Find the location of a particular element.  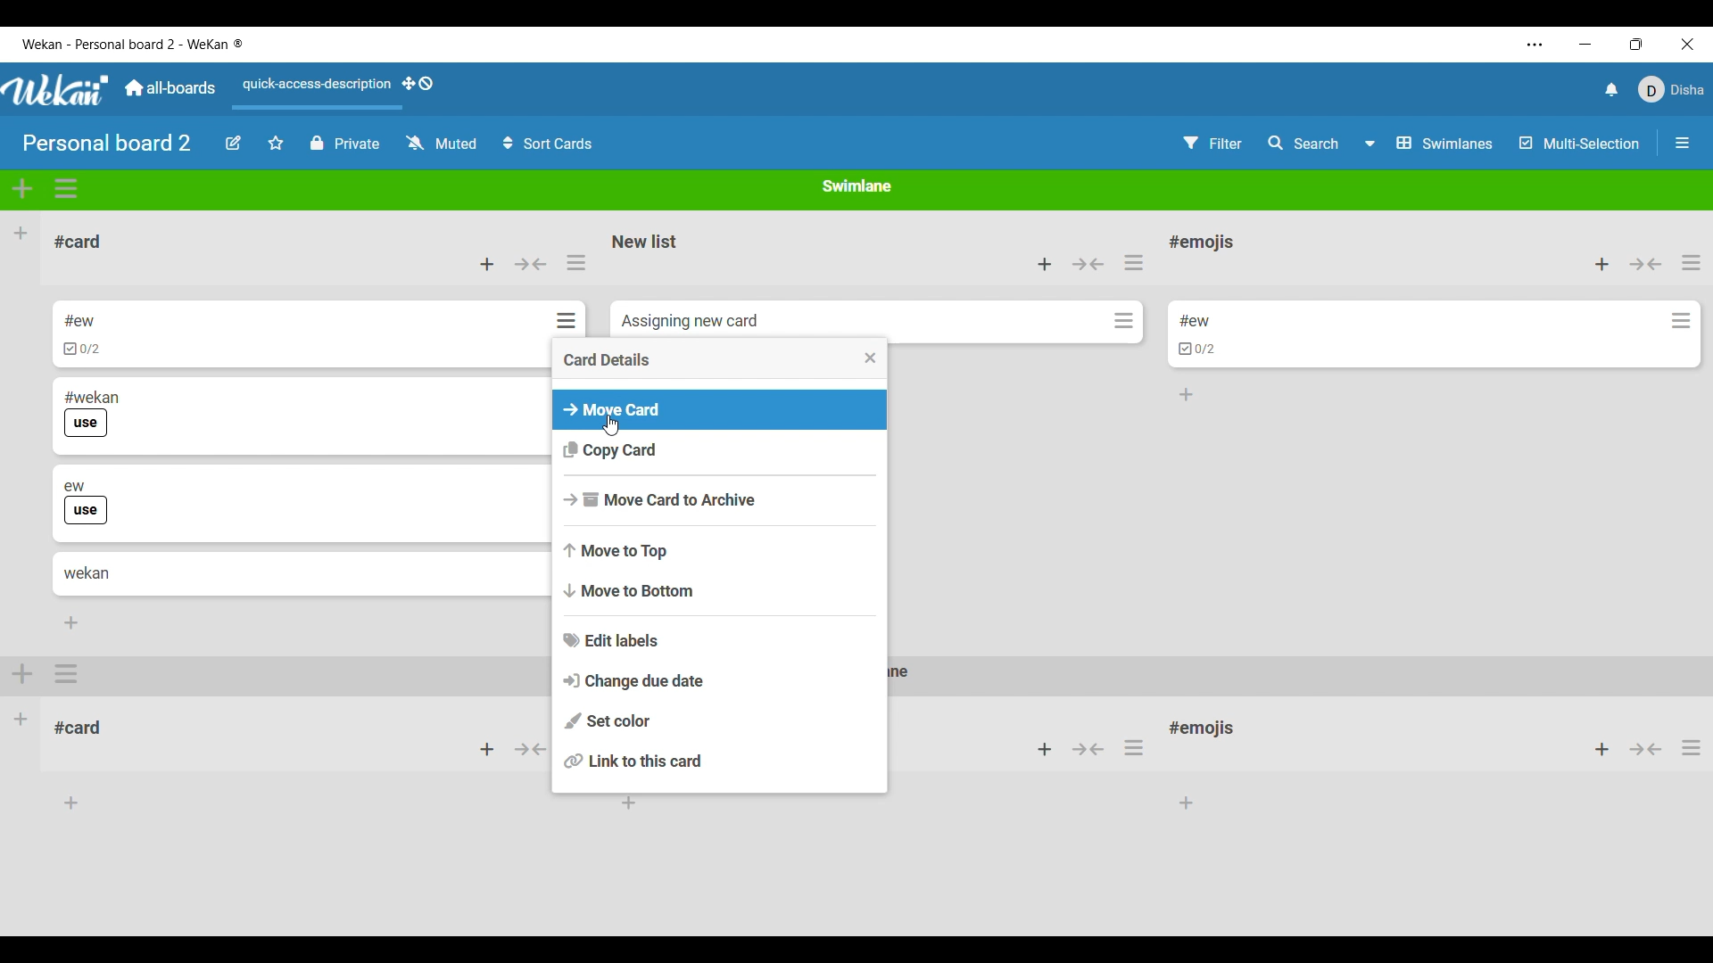

List name is located at coordinates (1202, 243).